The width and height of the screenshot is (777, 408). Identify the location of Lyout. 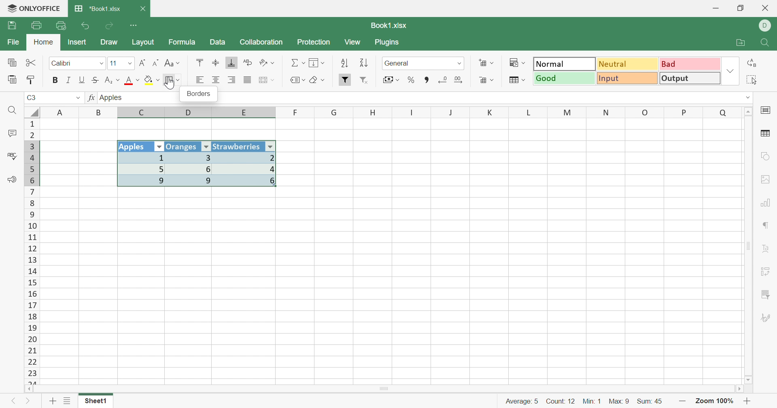
(143, 43).